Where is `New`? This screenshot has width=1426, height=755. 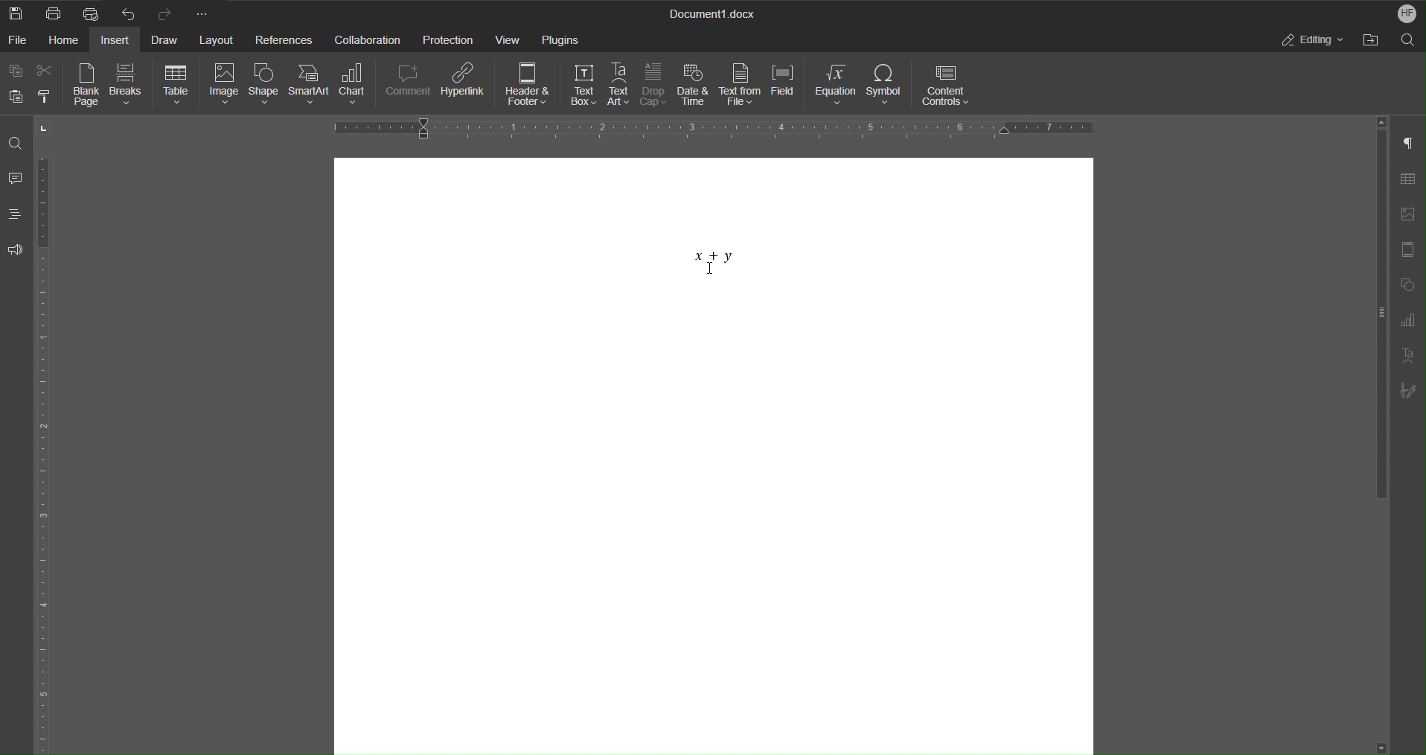 New is located at coordinates (15, 14).